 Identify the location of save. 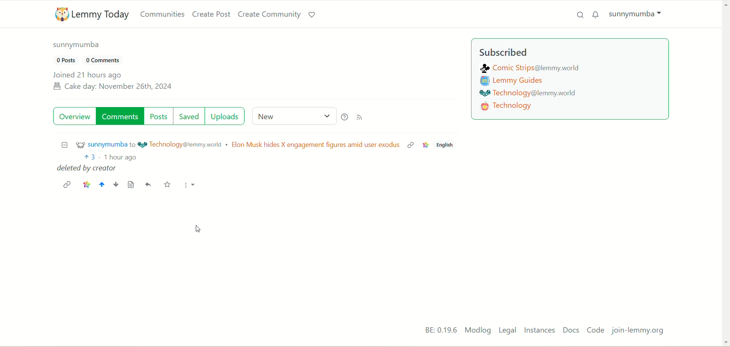
(166, 184).